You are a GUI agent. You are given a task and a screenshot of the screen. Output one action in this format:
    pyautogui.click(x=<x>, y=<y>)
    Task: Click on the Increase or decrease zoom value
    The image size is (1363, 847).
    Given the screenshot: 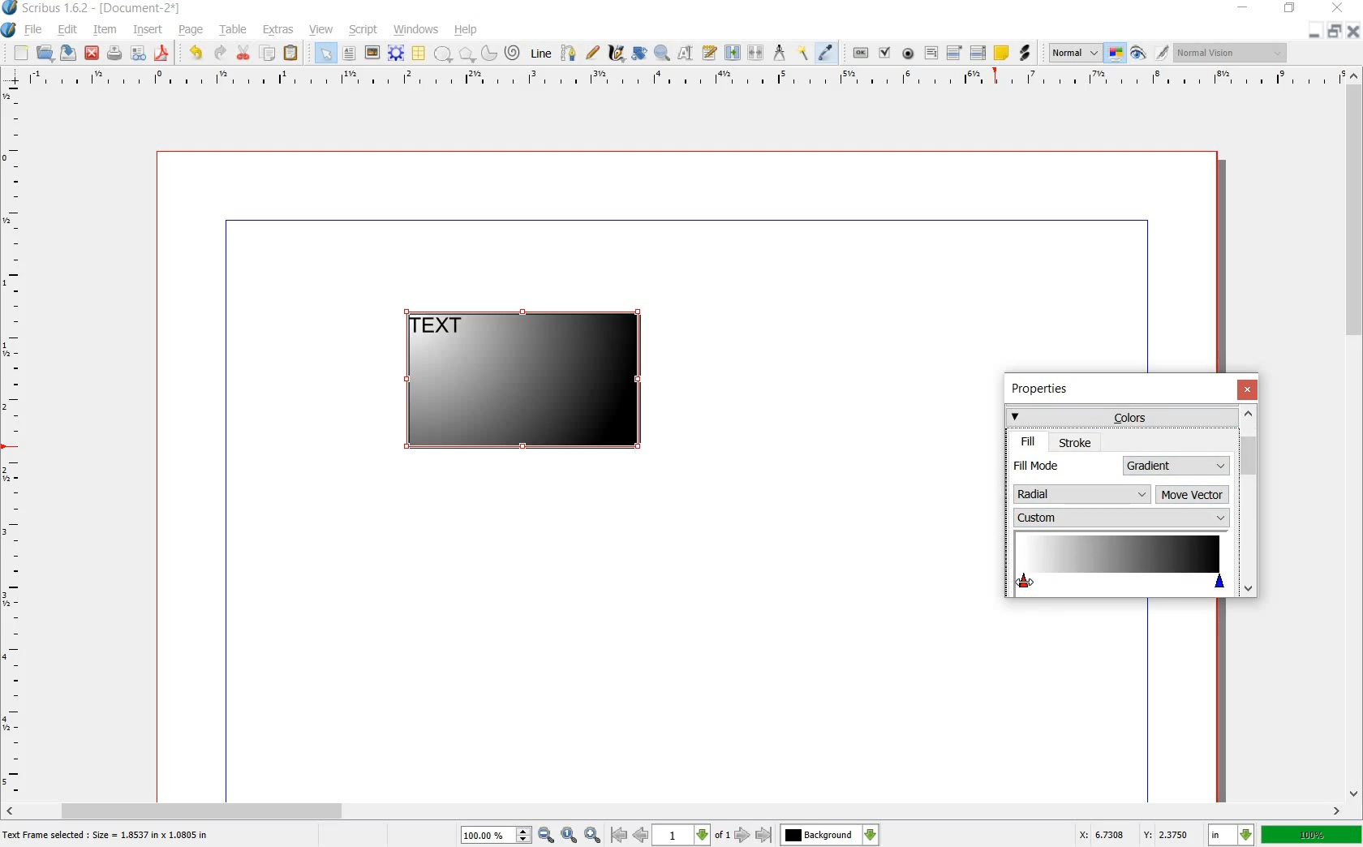 What is the action you would take?
    pyautogui.click(x=524, y=836)
    